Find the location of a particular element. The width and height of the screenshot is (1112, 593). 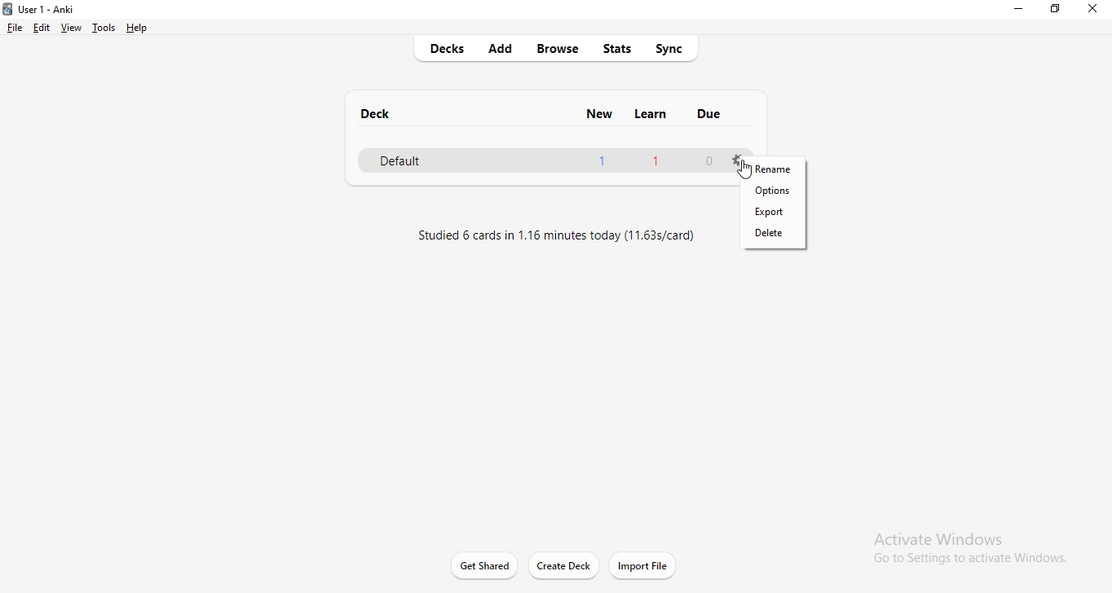

learn is located at coordinates (650, 116).